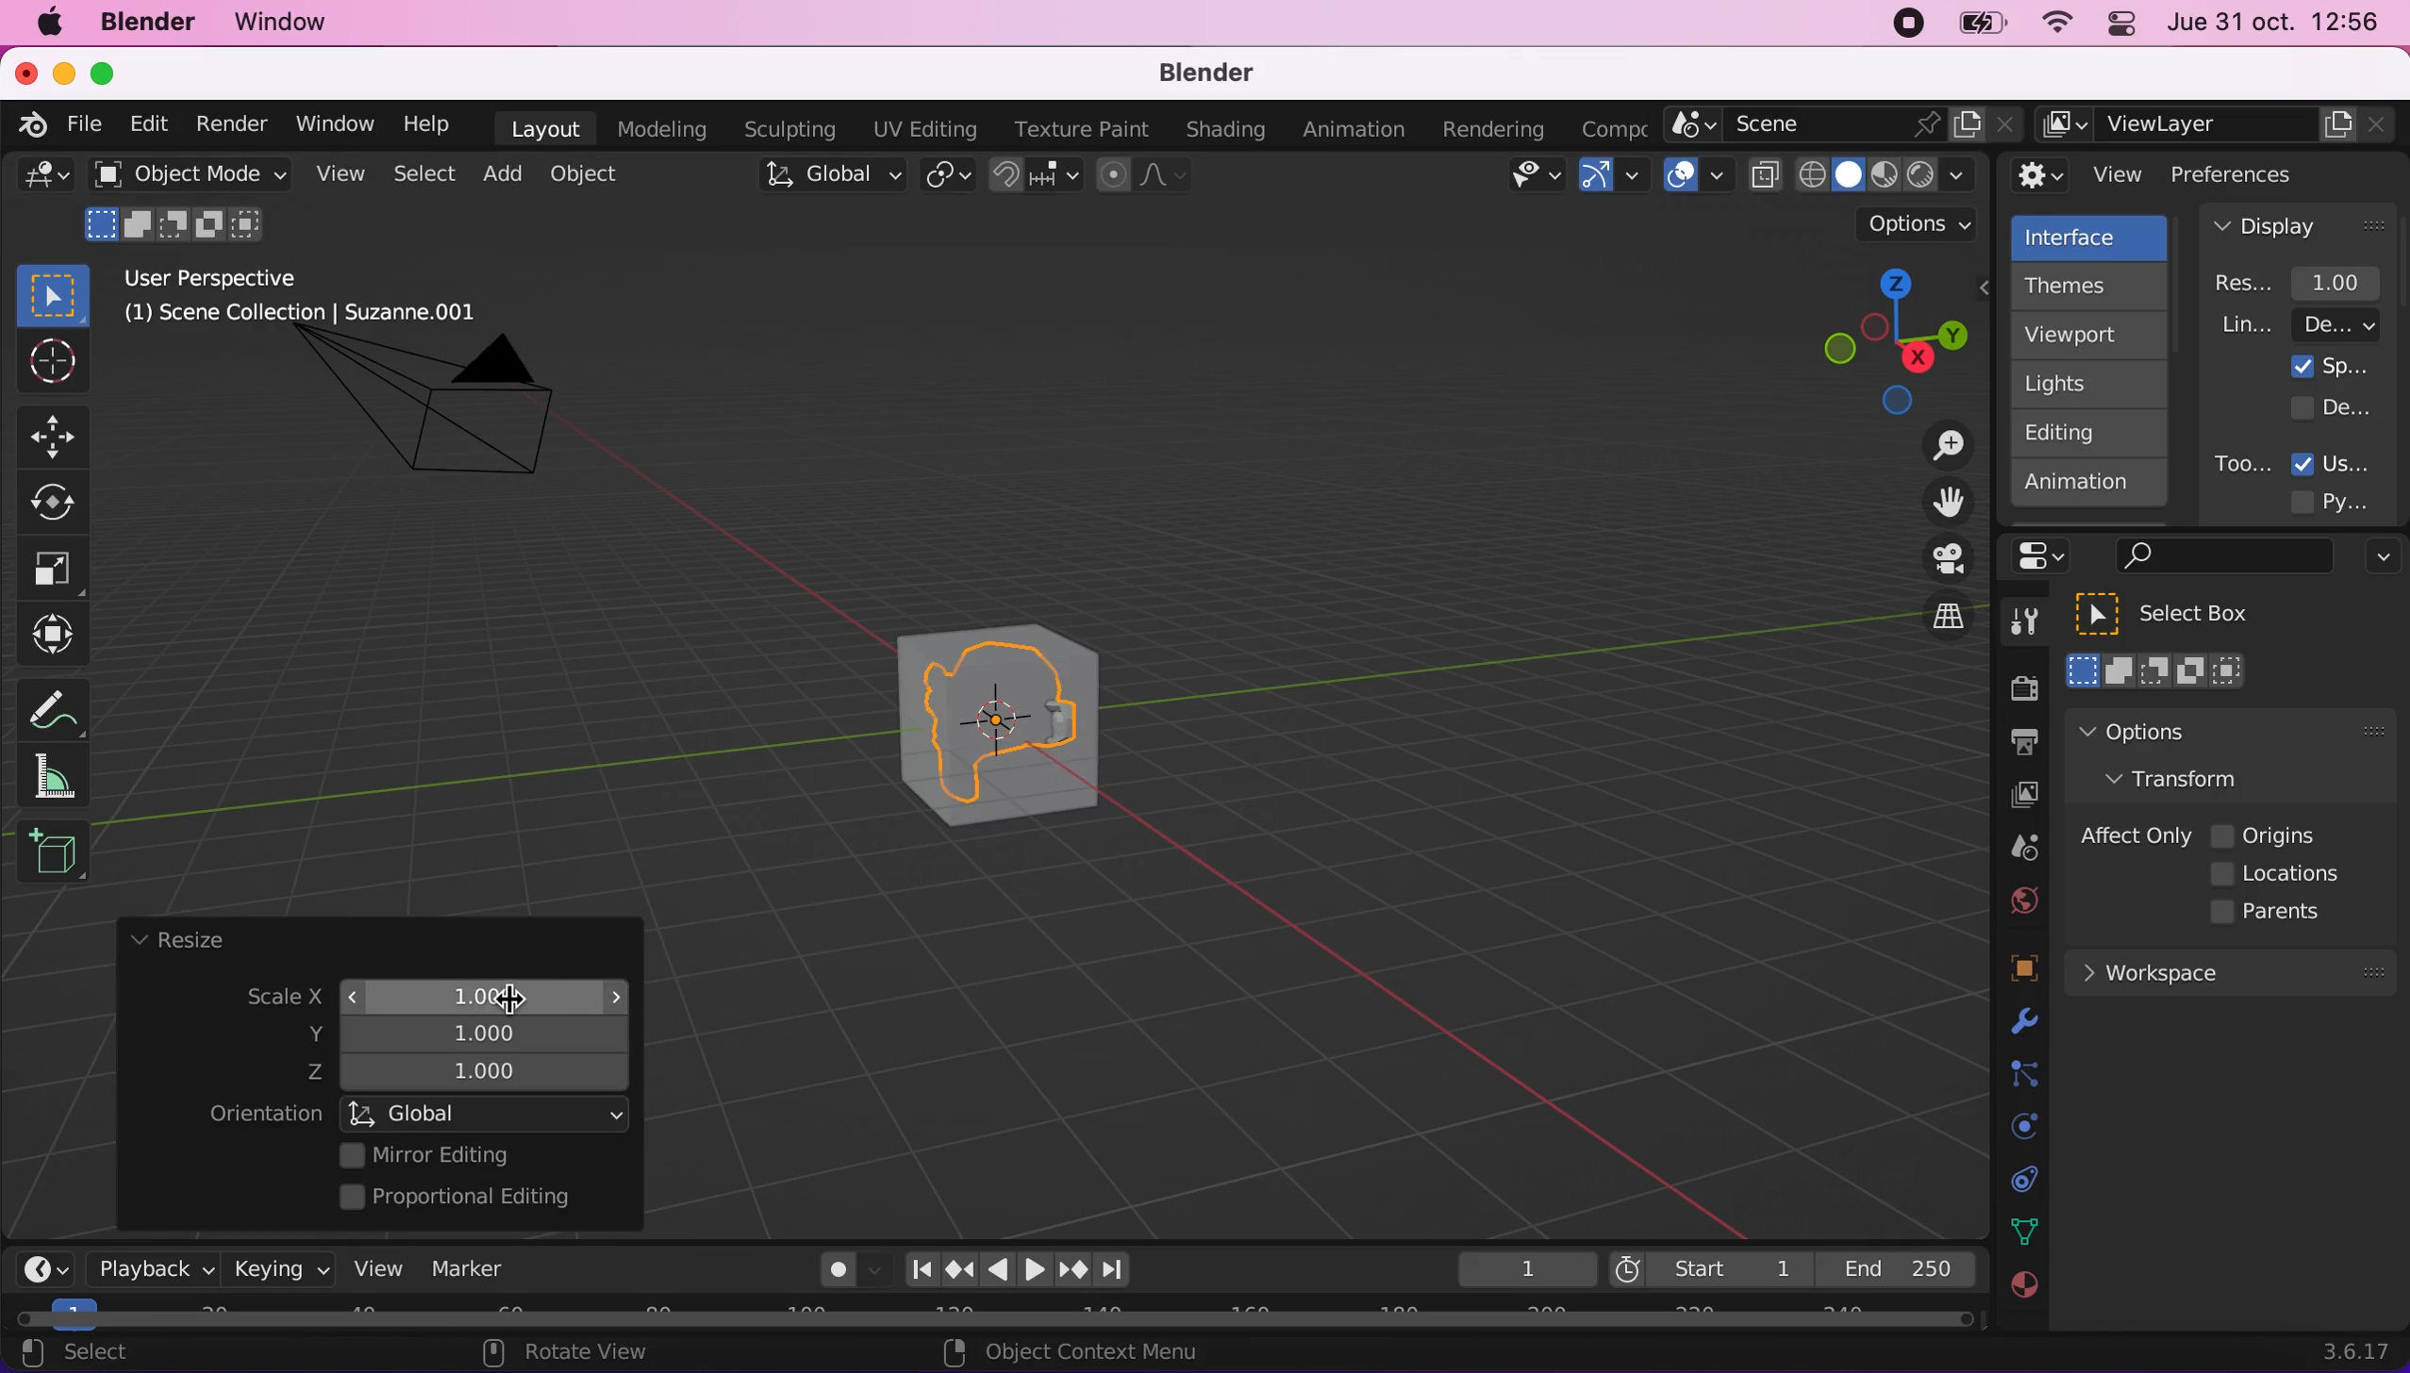 The image size is (2410, 1373). What do you see at coordinates (1901, 26) in the screenshot?
I see `recording stopped` at bounding box center [1901, 26].